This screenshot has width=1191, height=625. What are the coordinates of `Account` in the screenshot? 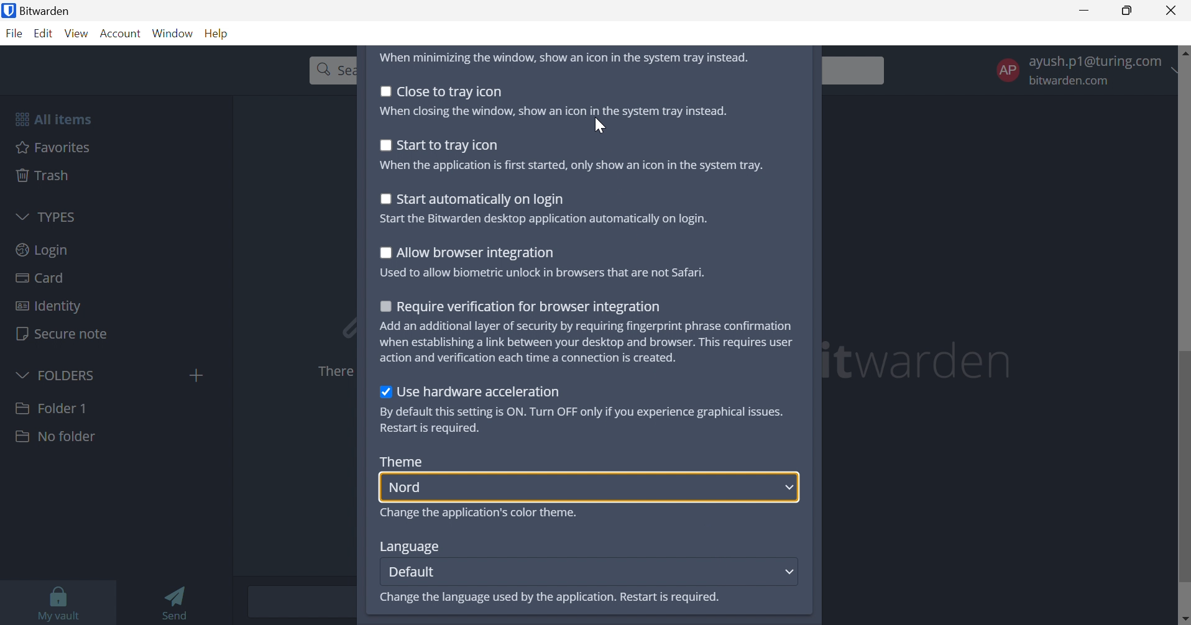 It's located at (122, 34).